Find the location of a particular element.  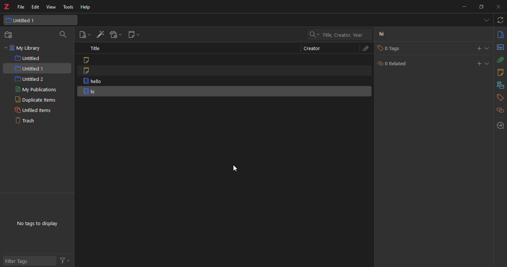

actions is located at coordinates (64, 259).